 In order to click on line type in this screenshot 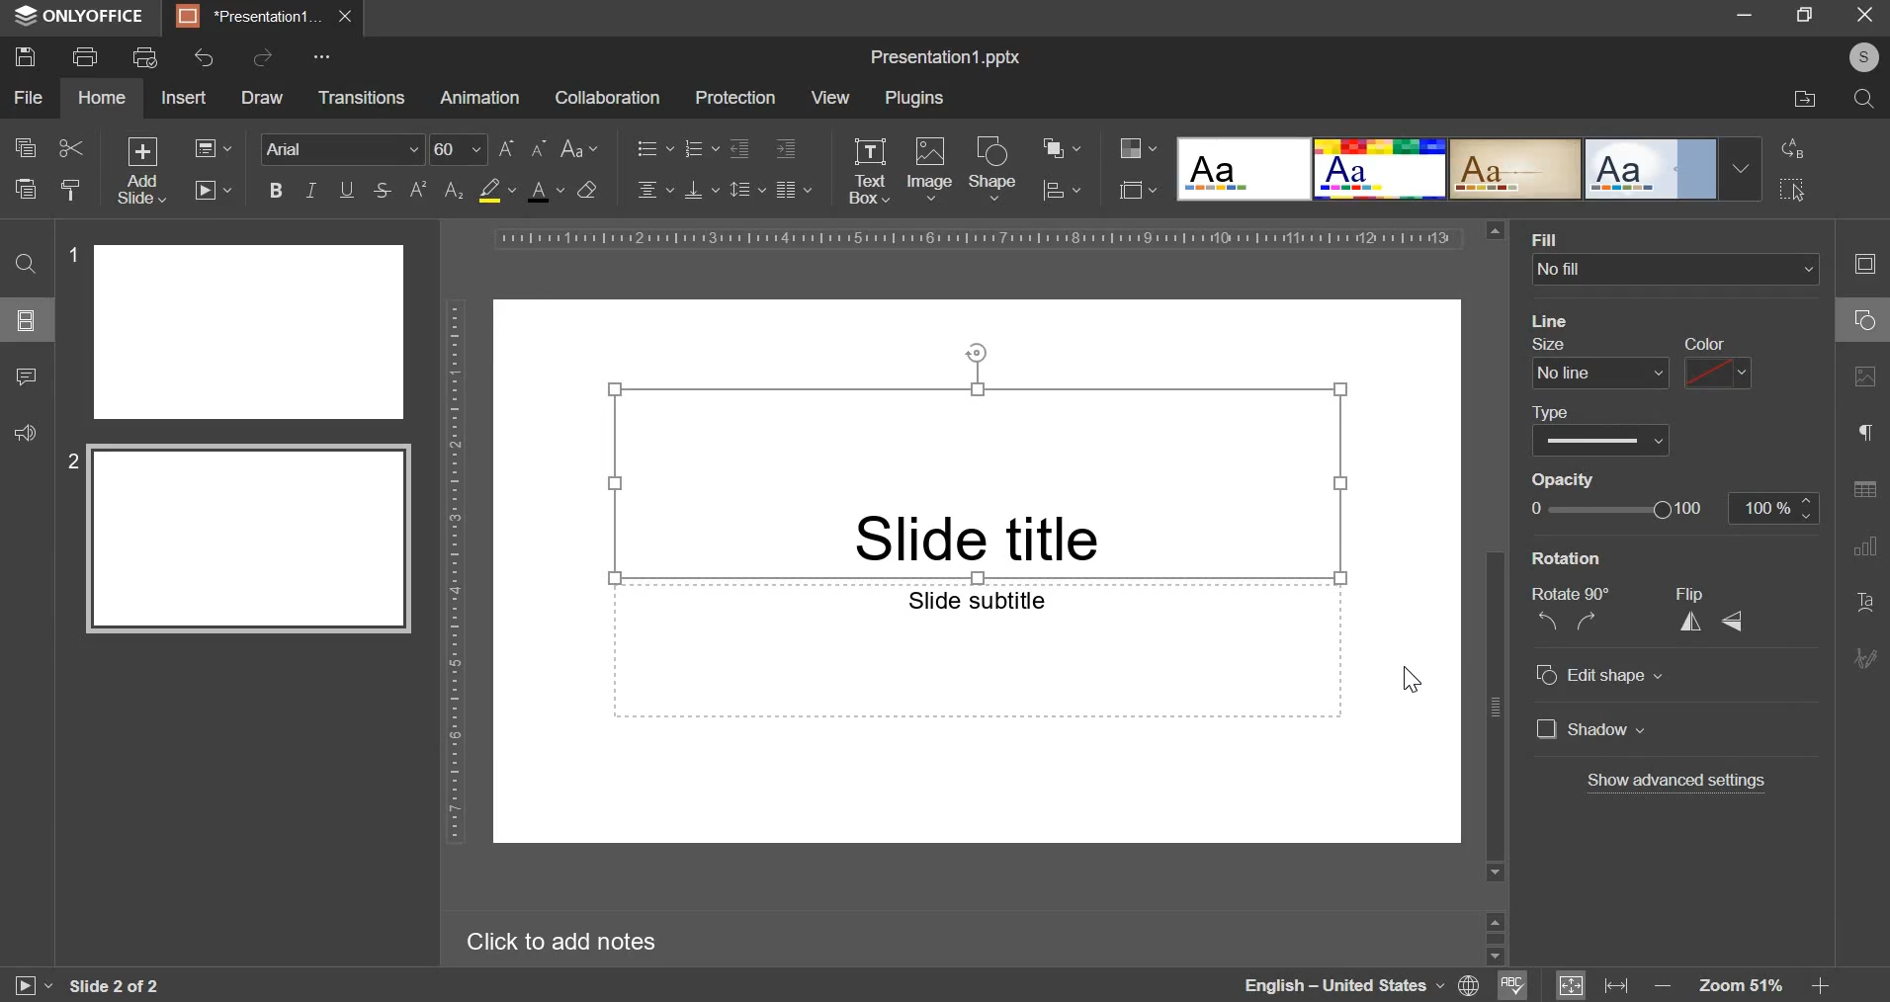, I will do `click(1599, 430)`.